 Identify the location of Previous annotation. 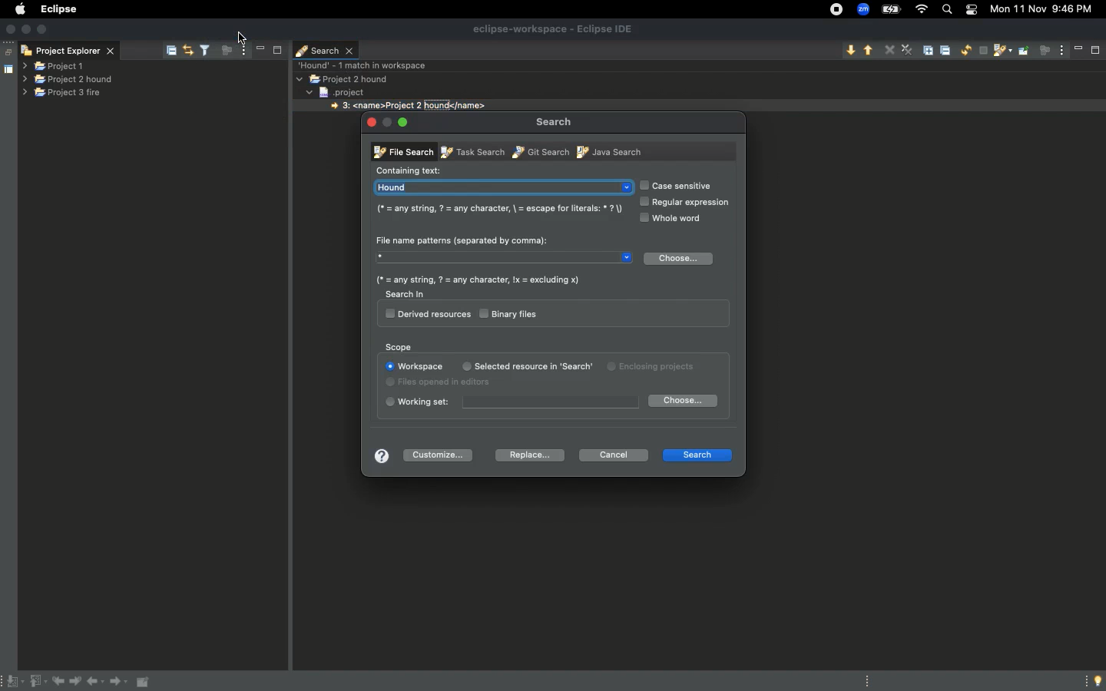
(37, 682).